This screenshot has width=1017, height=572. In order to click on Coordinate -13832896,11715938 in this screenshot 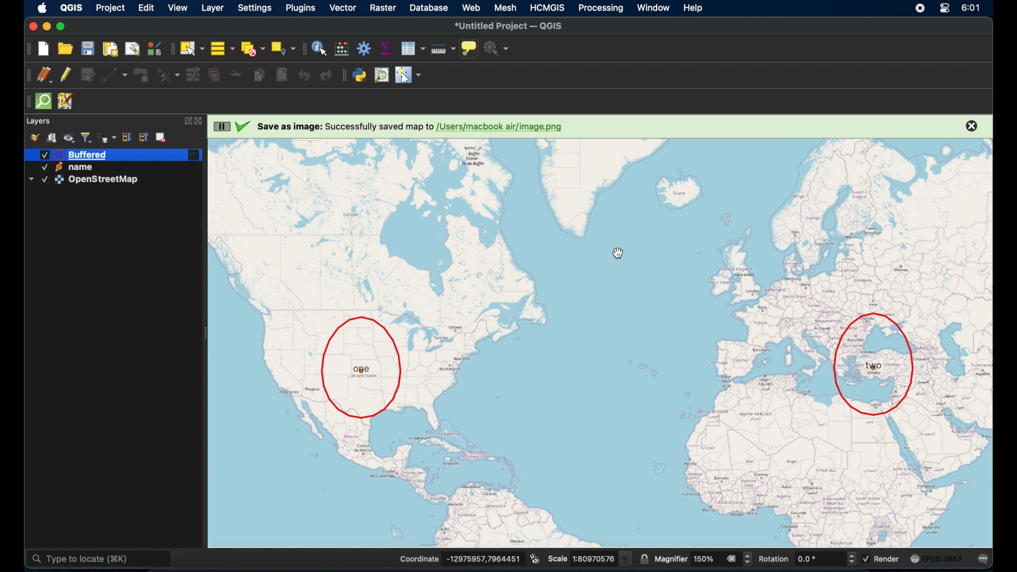, I will do `click(457, 559)`.